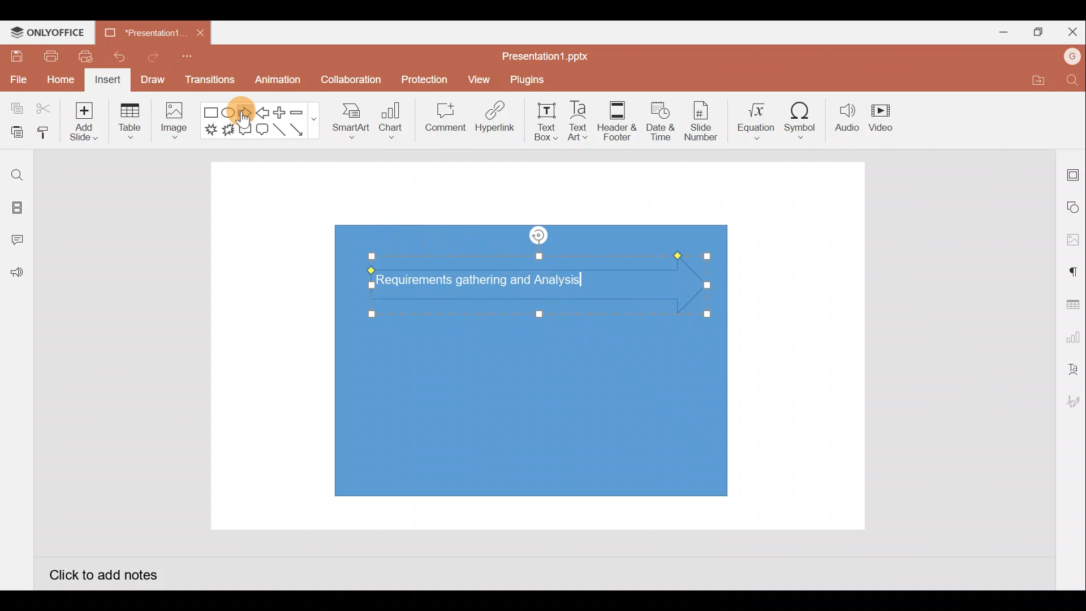 Image resolution: width=1086 pixels, height=611 pixels. What do you see at coordinates (350, 84) in the screenshot?
I see `Collaboration` at bounding box center [350, 84].